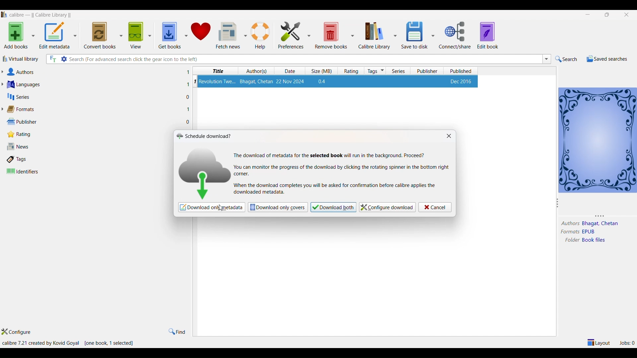 The image size is (637, 358). Describe the element at coordinates (278, 207) in the screenshot. I see `download only covers` at that location.